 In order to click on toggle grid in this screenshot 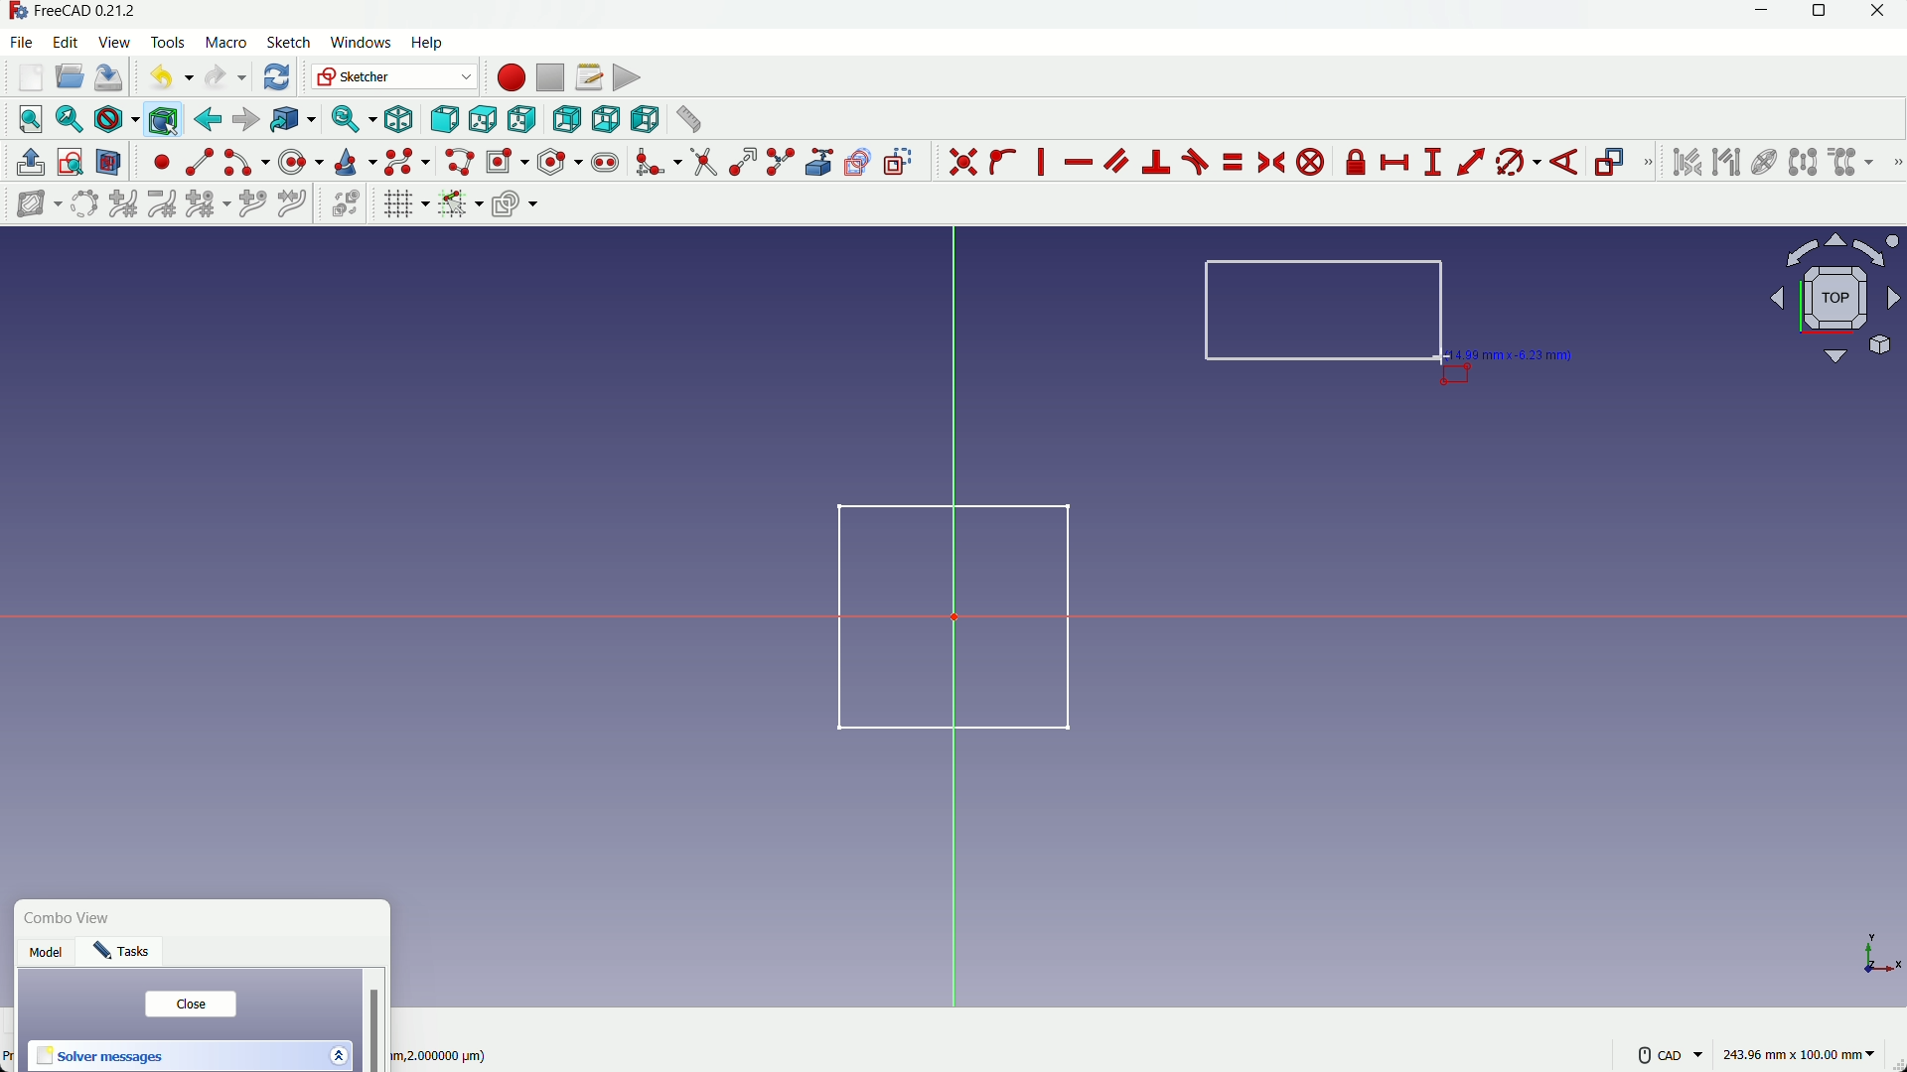, I will do `click(405, 203)`.